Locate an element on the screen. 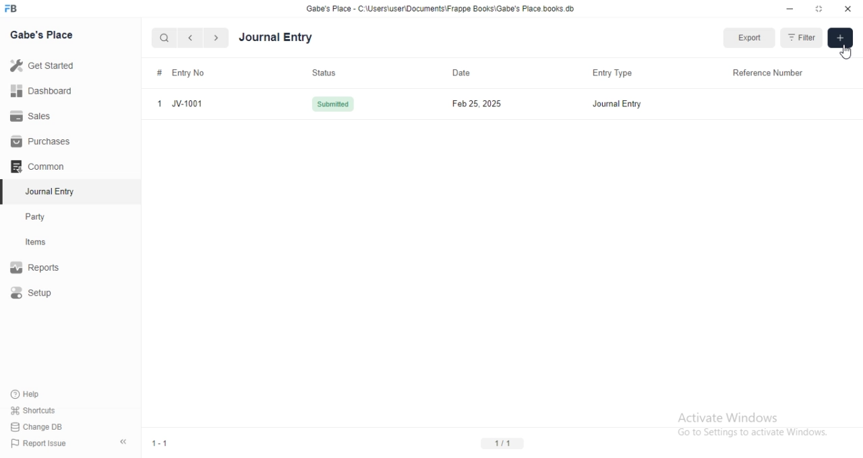  Dashboard is located at coordinates (41, 93).